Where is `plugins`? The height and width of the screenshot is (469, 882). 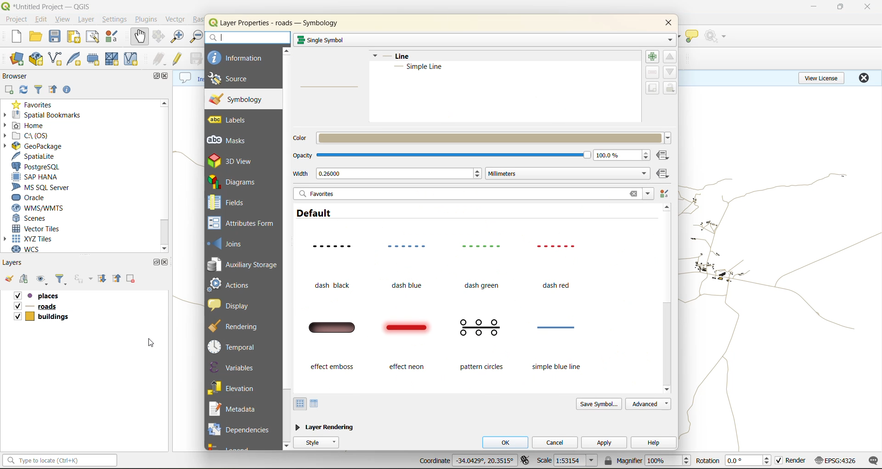 plugins is located at coordinates (148, 21).